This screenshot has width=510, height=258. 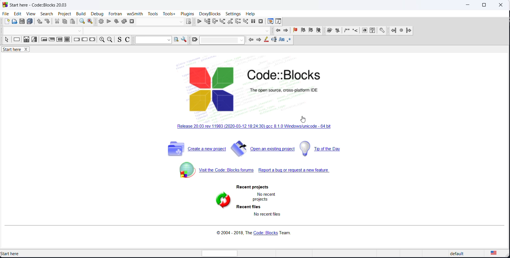 I want to click on project, so click(x=63, y=14).